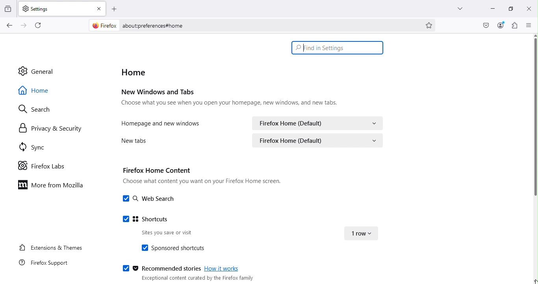 The height and width of the screenshot is (284, 538). Describe the element at coordinates (197, 278) in the screenshot. I see `Exceptional content curated by firefox family` at that location.